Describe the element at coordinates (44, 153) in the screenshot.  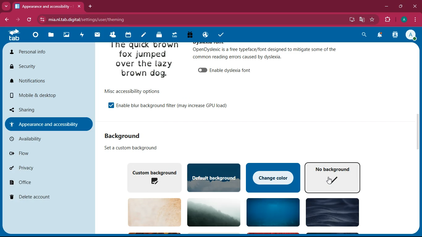
I see `flow` at that location.